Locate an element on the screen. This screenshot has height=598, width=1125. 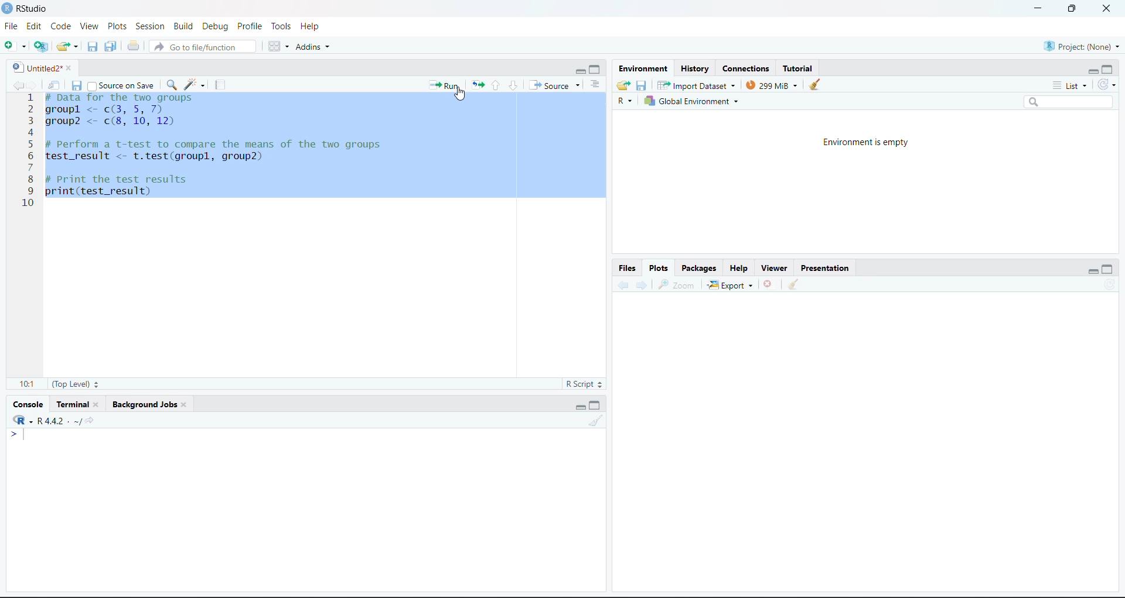
Console is located at coordinates (28, 404).